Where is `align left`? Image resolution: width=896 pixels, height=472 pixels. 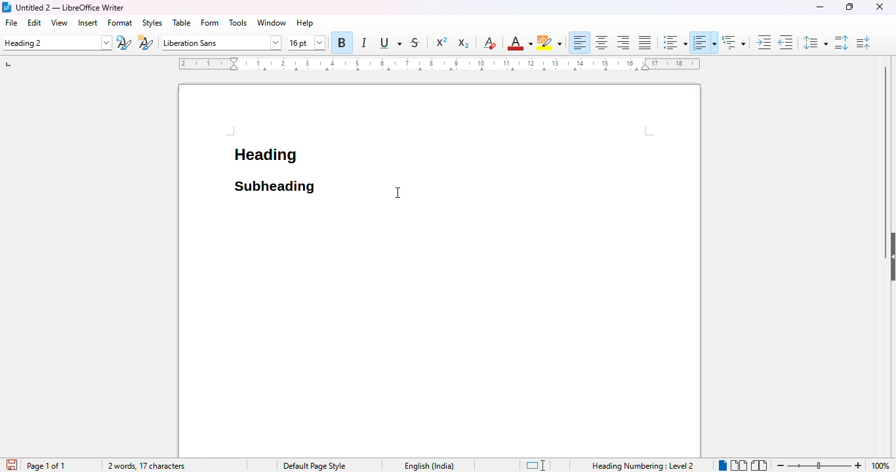 align left is located at coordinates (580, 43).